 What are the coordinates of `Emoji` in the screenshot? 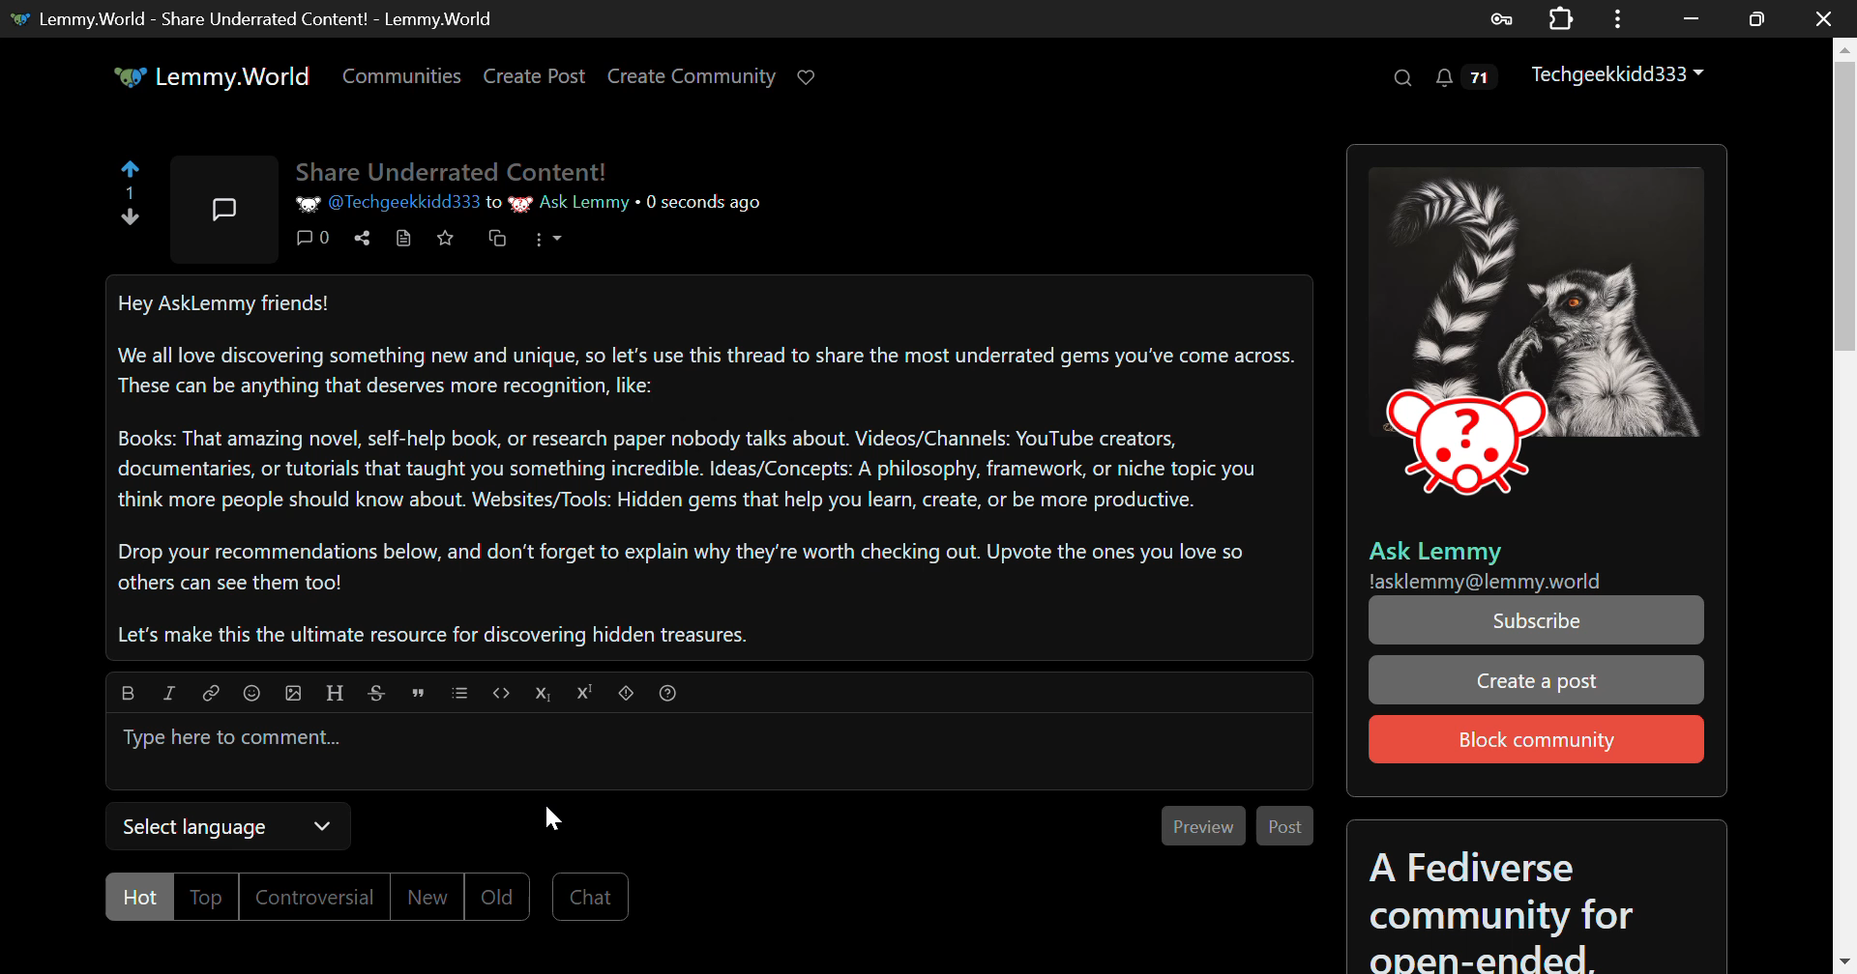 It's located at (251, 695).